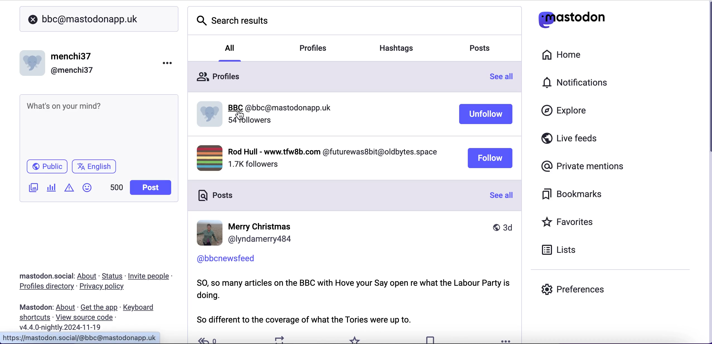 This screenshot has width=712, height=344. I want to click on mastodon.social/@bbc@mastodonapp.uk, so click(81, 337).